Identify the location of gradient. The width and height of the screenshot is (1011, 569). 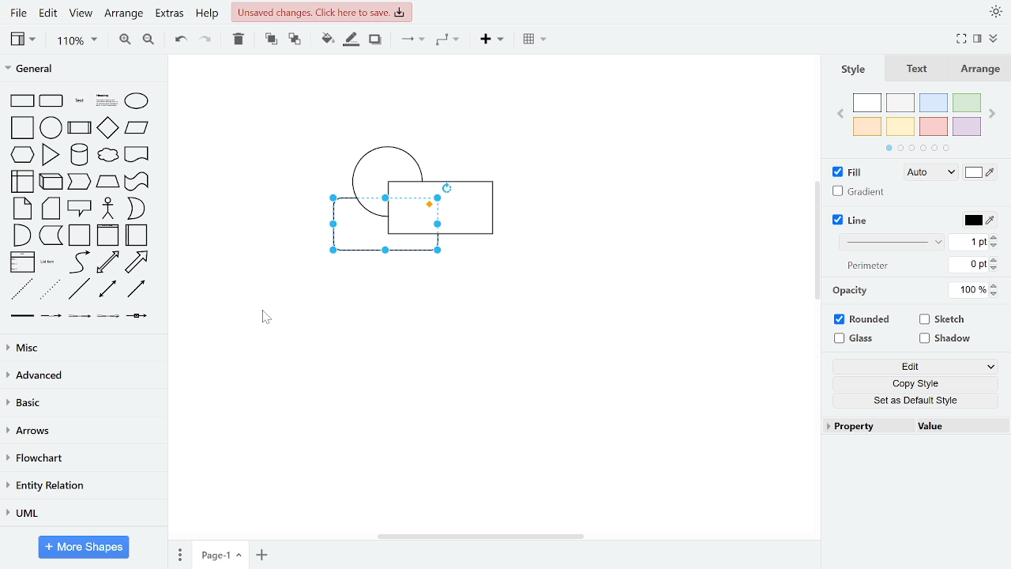
(858, 191).